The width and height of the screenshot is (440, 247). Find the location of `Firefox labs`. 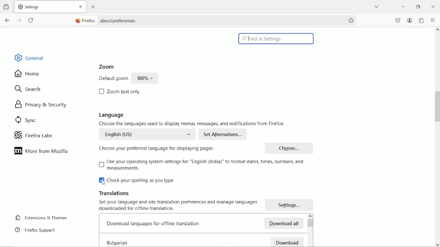

Firefox labs is located at coordinates (33, 135).